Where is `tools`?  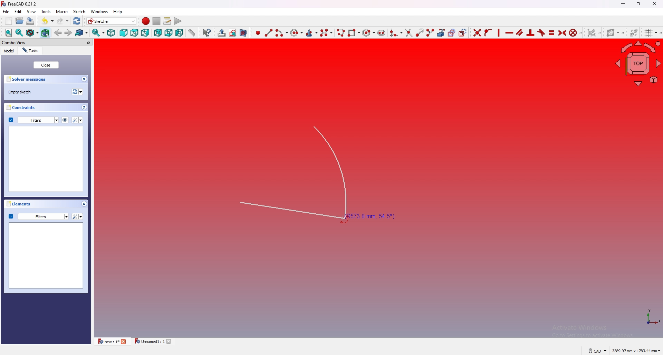 tools is located at coordinates (46, 11).